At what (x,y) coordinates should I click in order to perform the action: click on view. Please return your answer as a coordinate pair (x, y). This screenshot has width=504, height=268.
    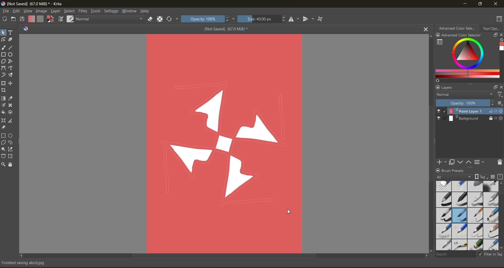
    Looking at the image, I should click on (28, 11).